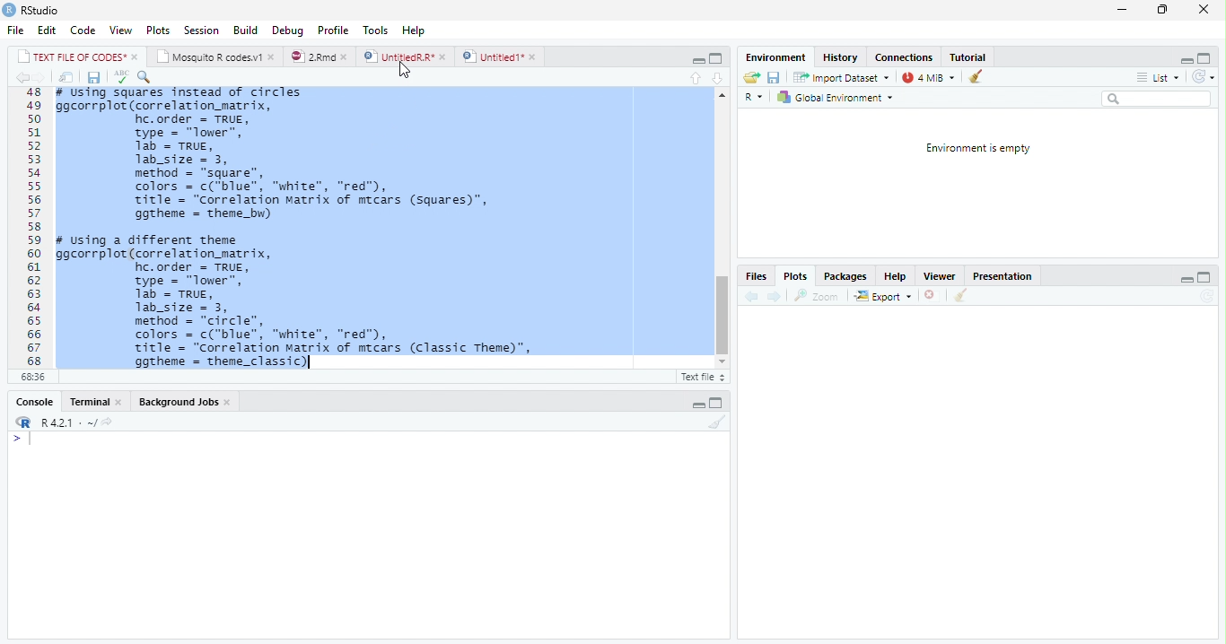  I want to click on clear console, so click(718, 422).